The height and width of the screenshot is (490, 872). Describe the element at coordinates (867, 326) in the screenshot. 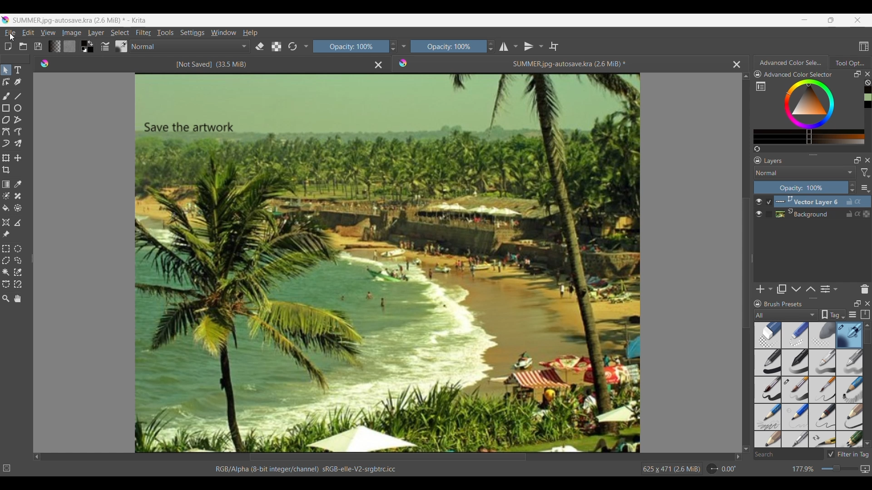

I see `Quick slide to top` at that location.